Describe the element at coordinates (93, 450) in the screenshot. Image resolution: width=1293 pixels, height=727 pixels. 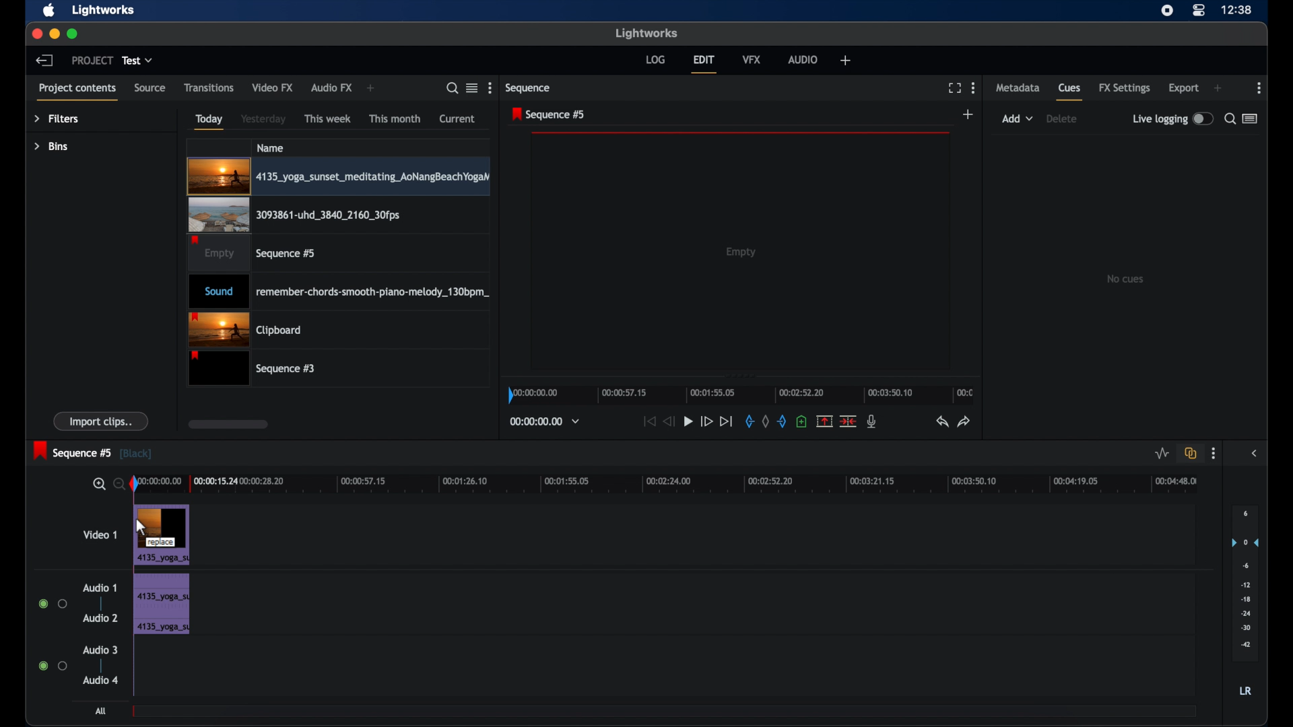
I see `sequence` at that location.